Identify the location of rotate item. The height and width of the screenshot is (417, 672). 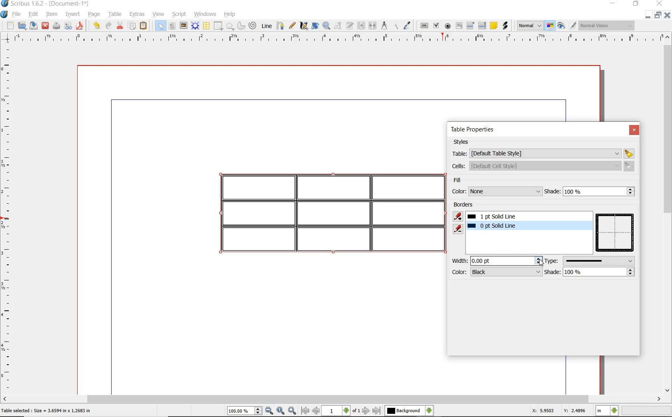
(315, 26).